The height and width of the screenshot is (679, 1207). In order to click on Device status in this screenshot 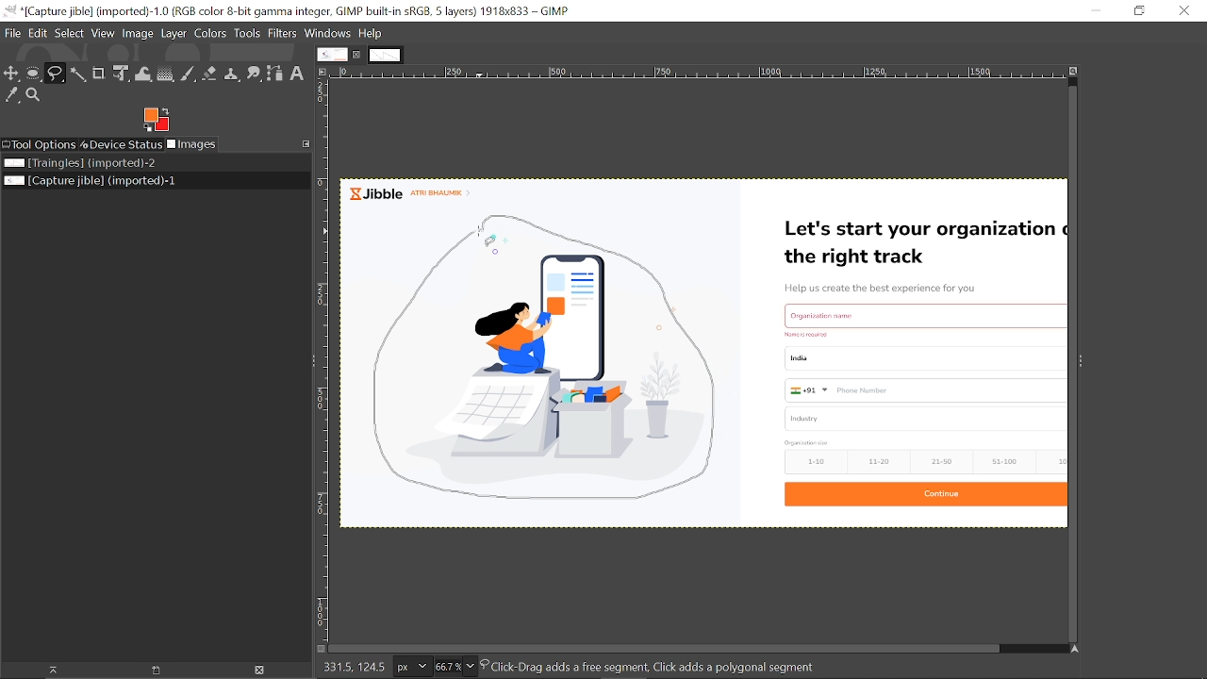, I will do `click(121, 144)`.